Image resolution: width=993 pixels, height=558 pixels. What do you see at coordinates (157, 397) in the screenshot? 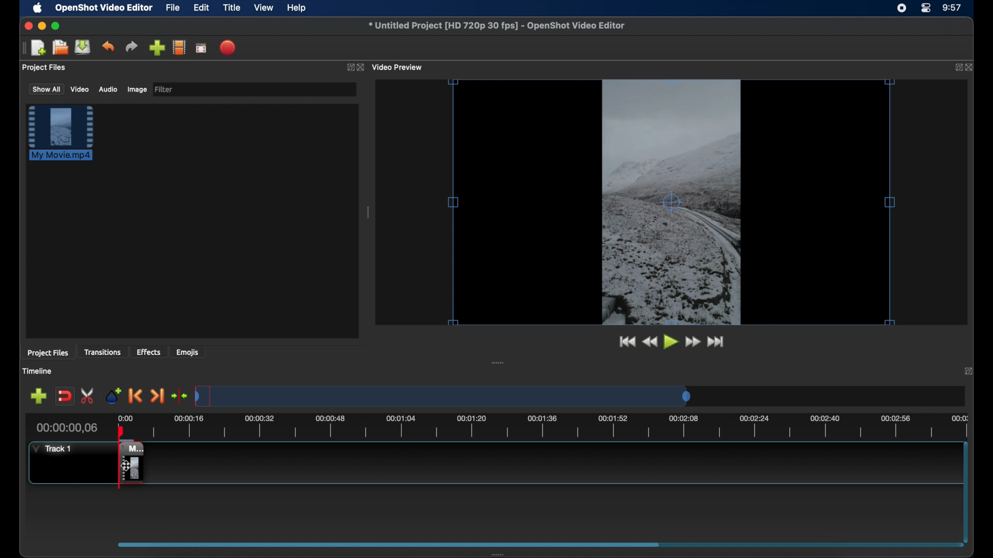
I see `next marker` at bounding box center [157, 397].